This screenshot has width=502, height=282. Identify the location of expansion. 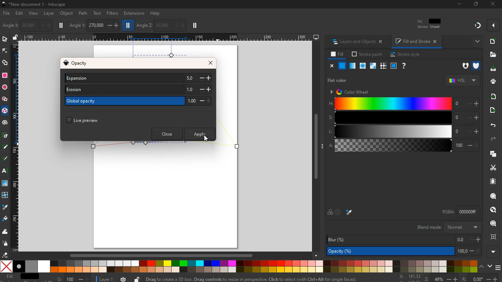
(138, 78).